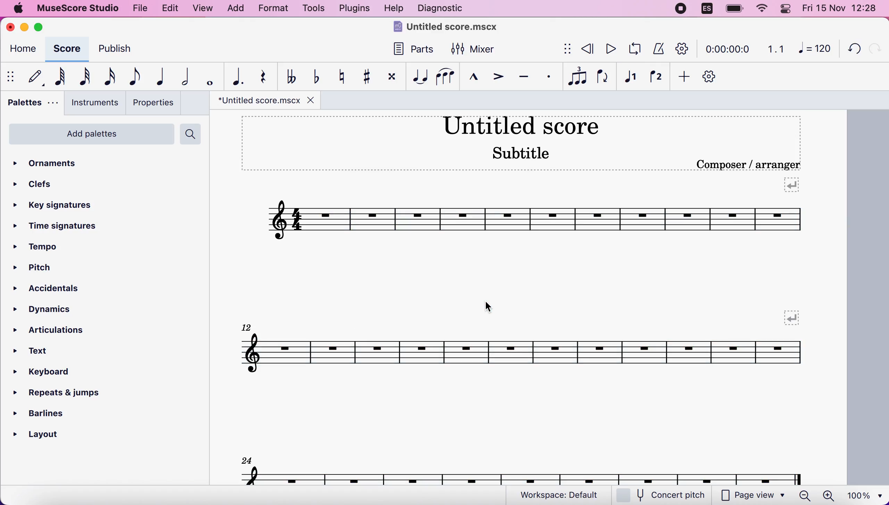 This screenshot has width=889, height=505. I want to click on tools, so click(313, 9).